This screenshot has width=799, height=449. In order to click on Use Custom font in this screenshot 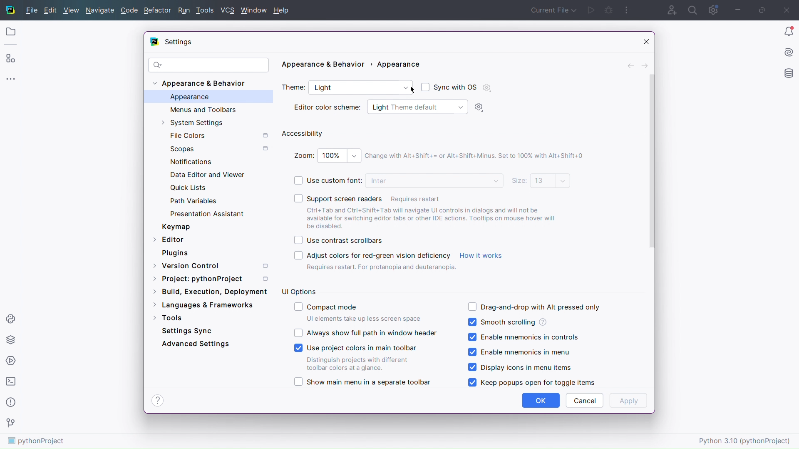, I will do `click(320, 180)`.